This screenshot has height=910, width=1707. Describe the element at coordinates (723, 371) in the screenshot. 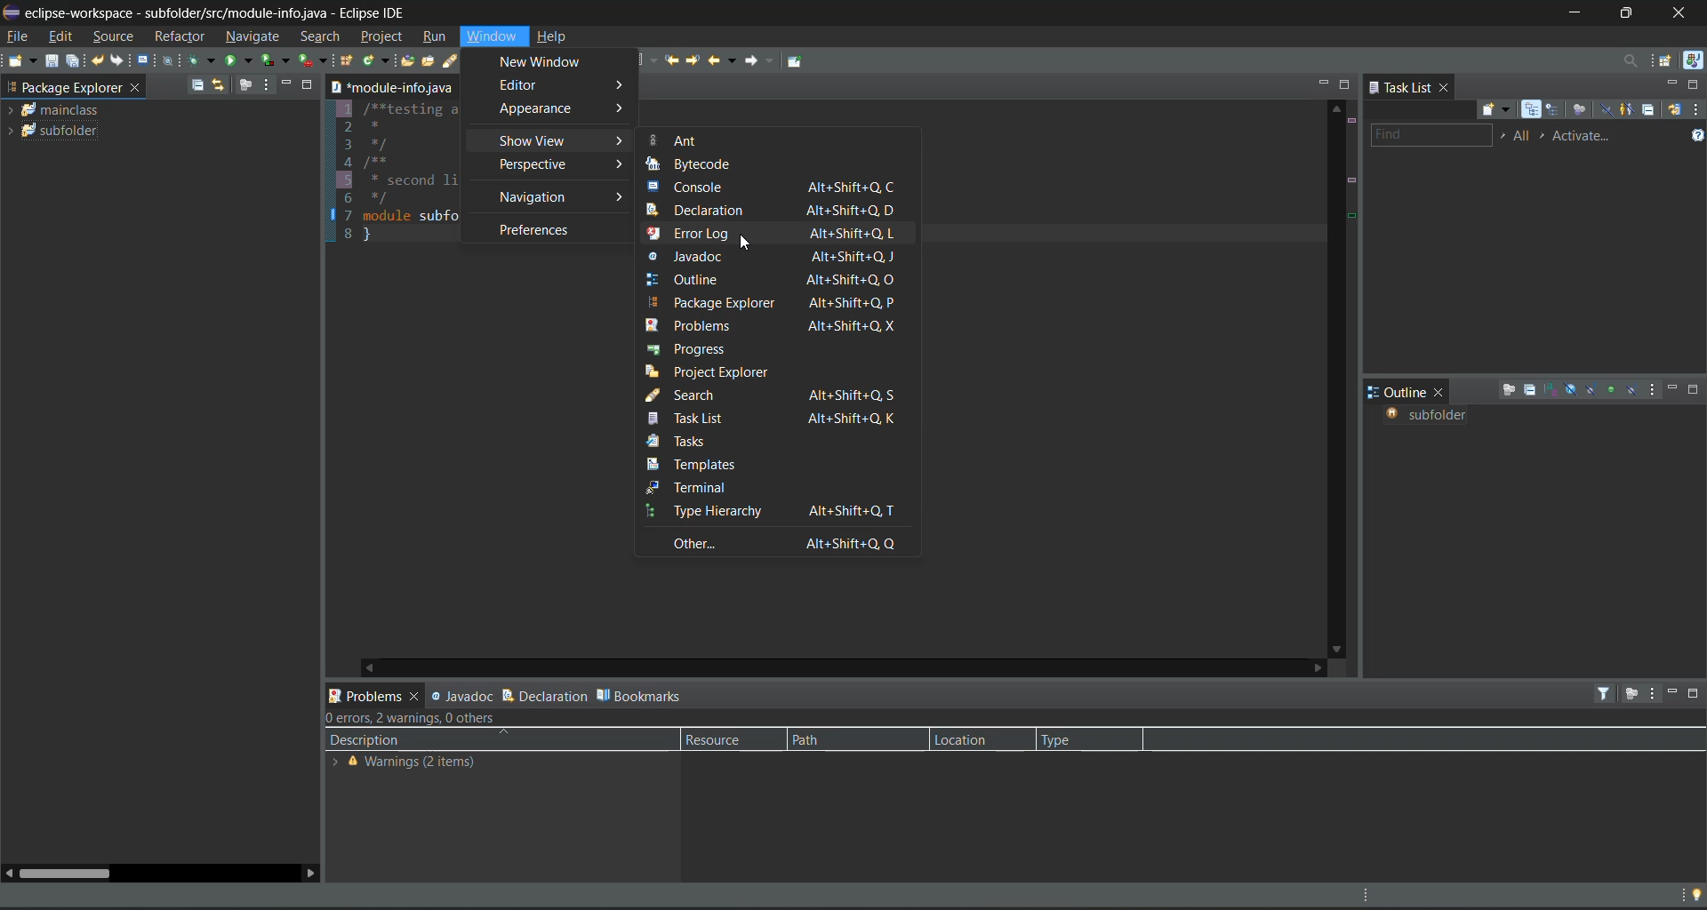

I see `project explorer` at that location.